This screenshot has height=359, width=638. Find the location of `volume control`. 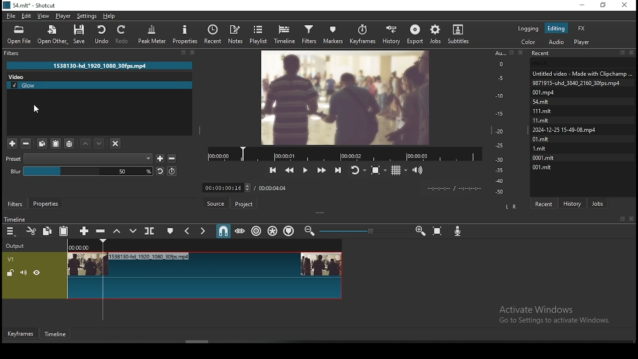

volume control is located at coordinates (419, 170).